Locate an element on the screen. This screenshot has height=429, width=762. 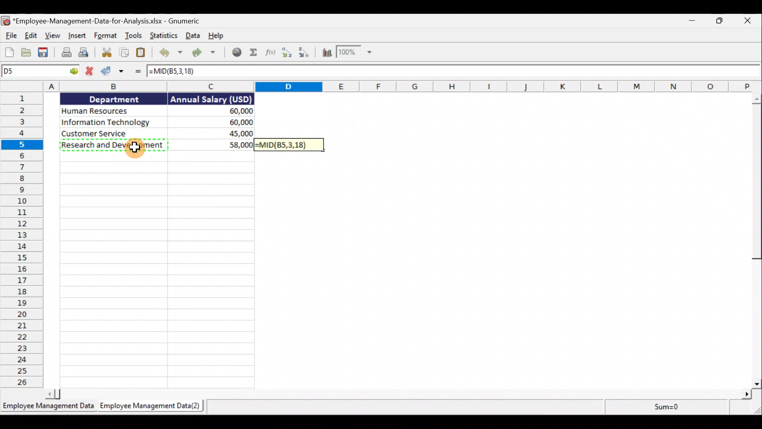
Sum into the current cell is located at coordinates (254, 54).